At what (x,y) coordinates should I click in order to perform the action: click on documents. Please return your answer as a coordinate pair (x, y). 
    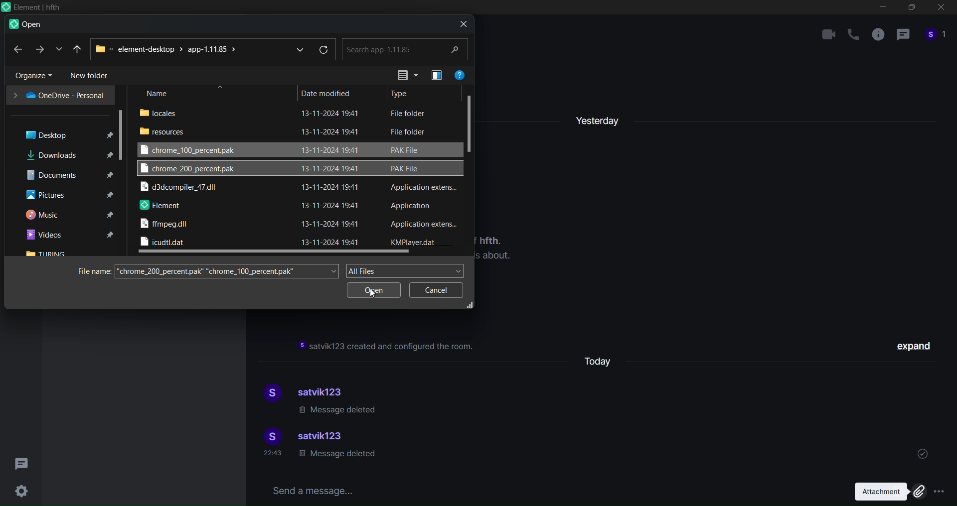
    Looking at the image, I should click on (66, 174).